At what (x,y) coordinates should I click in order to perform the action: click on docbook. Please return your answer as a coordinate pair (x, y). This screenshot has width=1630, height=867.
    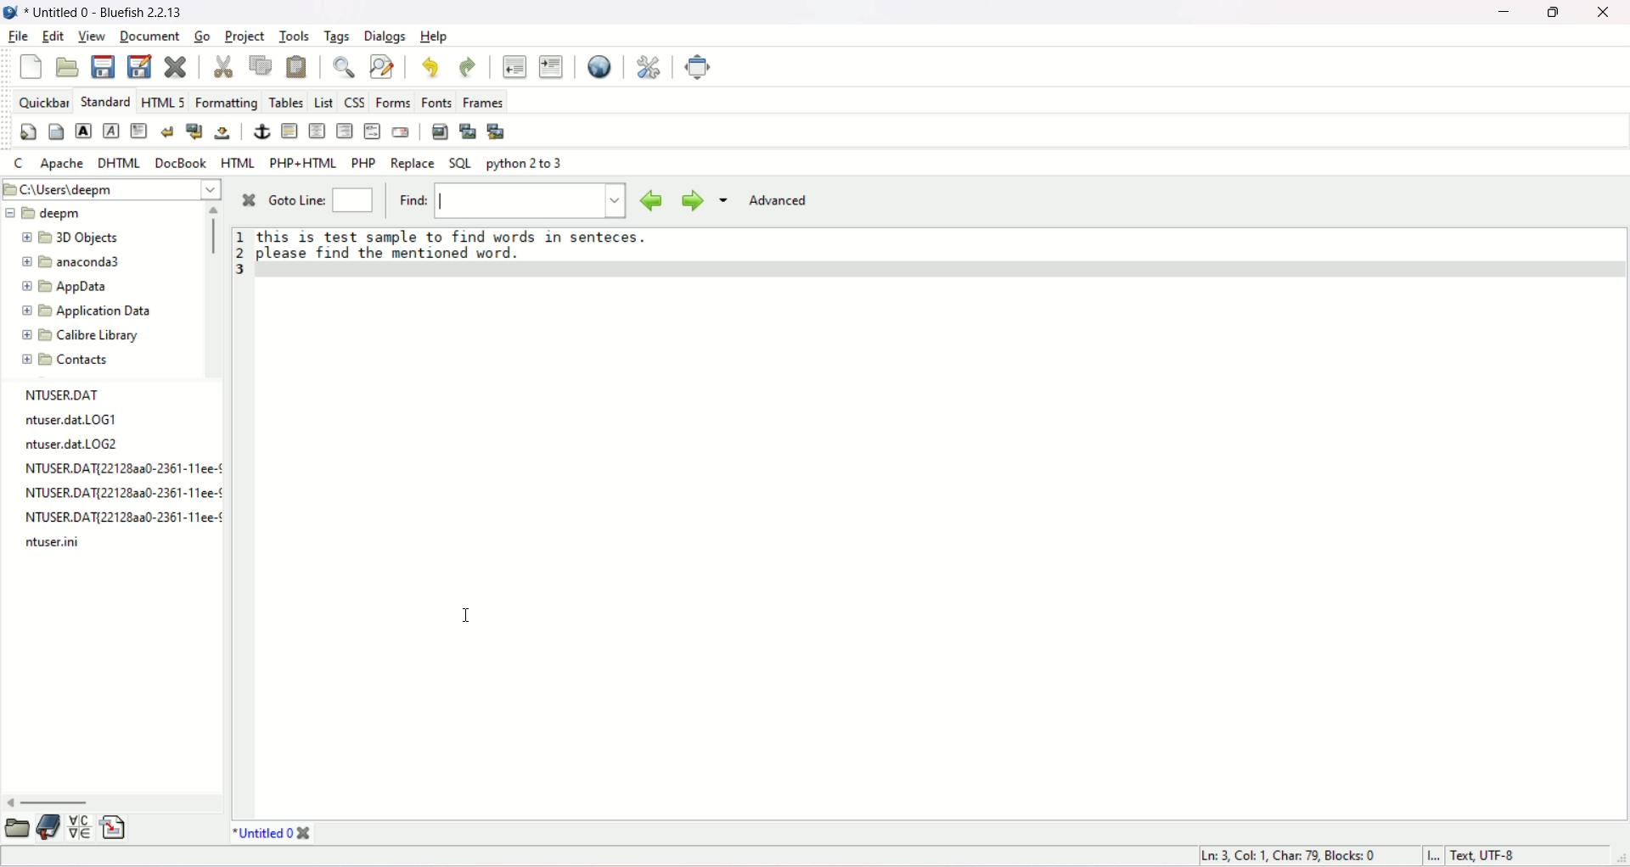
    Looking at the image, I should click on (182, 164).